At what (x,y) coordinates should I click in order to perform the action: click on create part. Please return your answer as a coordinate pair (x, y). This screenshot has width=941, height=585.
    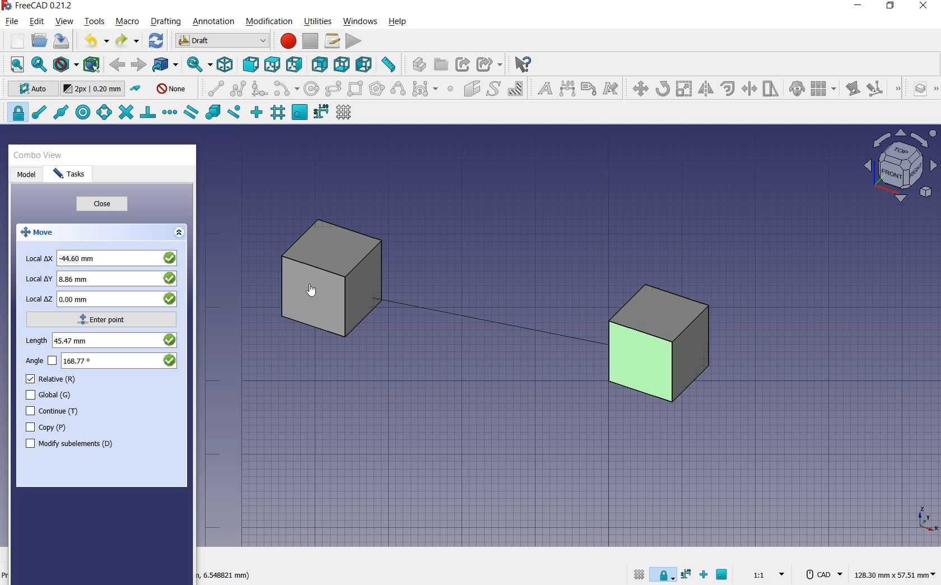
    Looking at the image, I should click on (416, 64).